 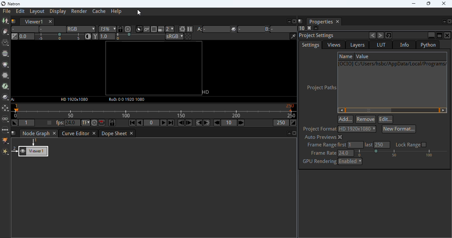 What do you see at coordinates (444, 3) in the screenshot?
I see `close` at bounding box center [444, 3].